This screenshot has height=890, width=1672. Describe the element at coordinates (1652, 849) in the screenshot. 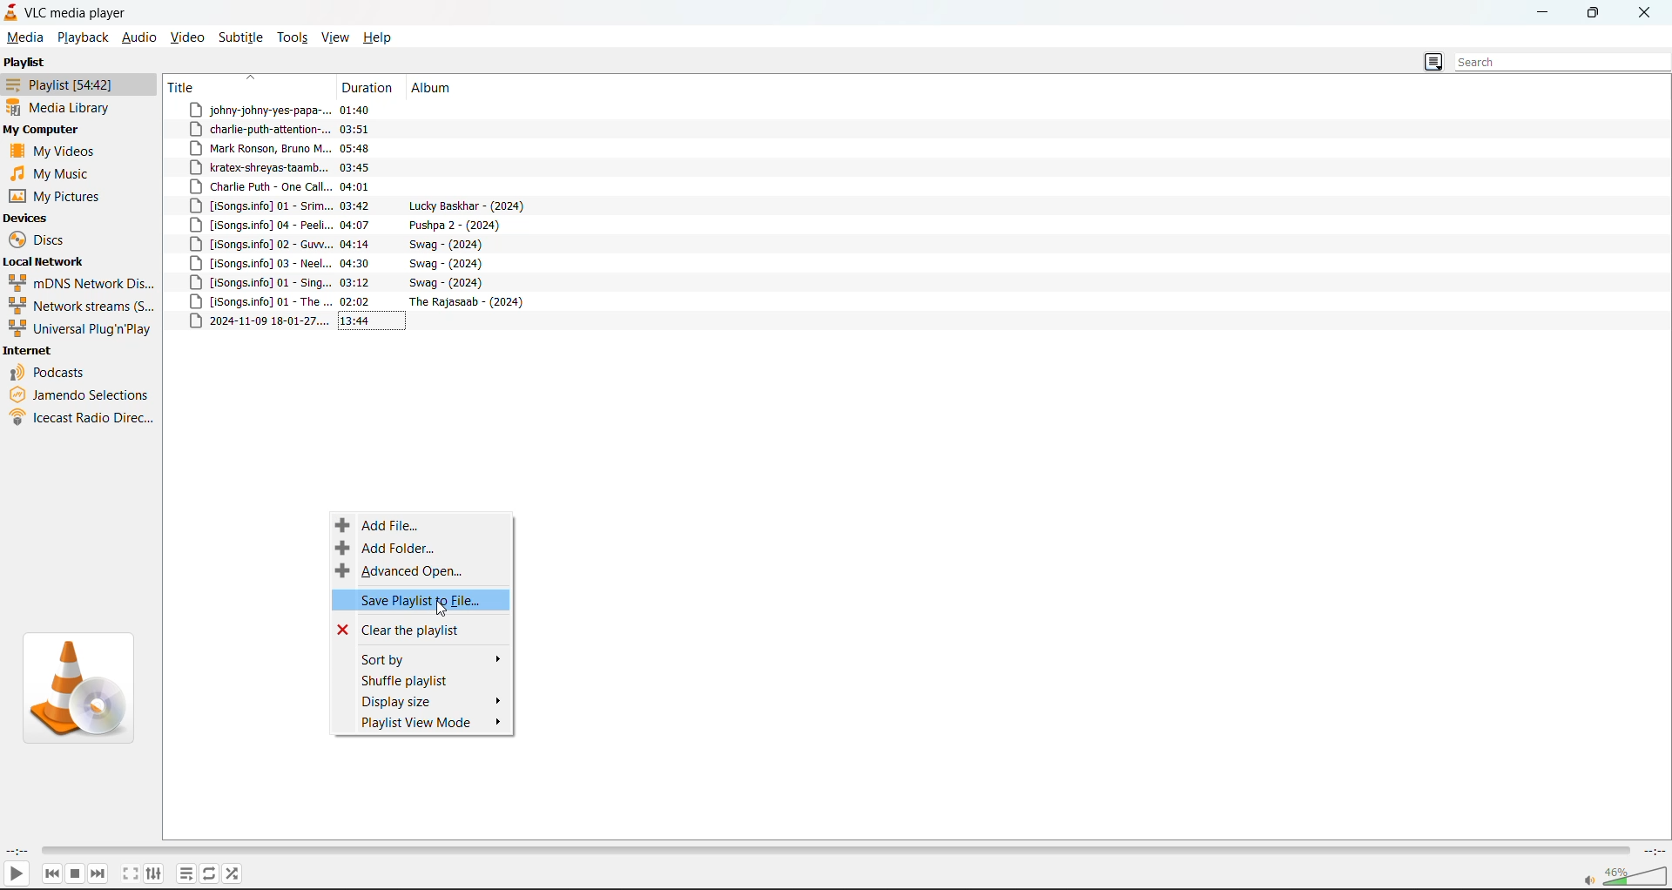

I see `total track time` at that location.